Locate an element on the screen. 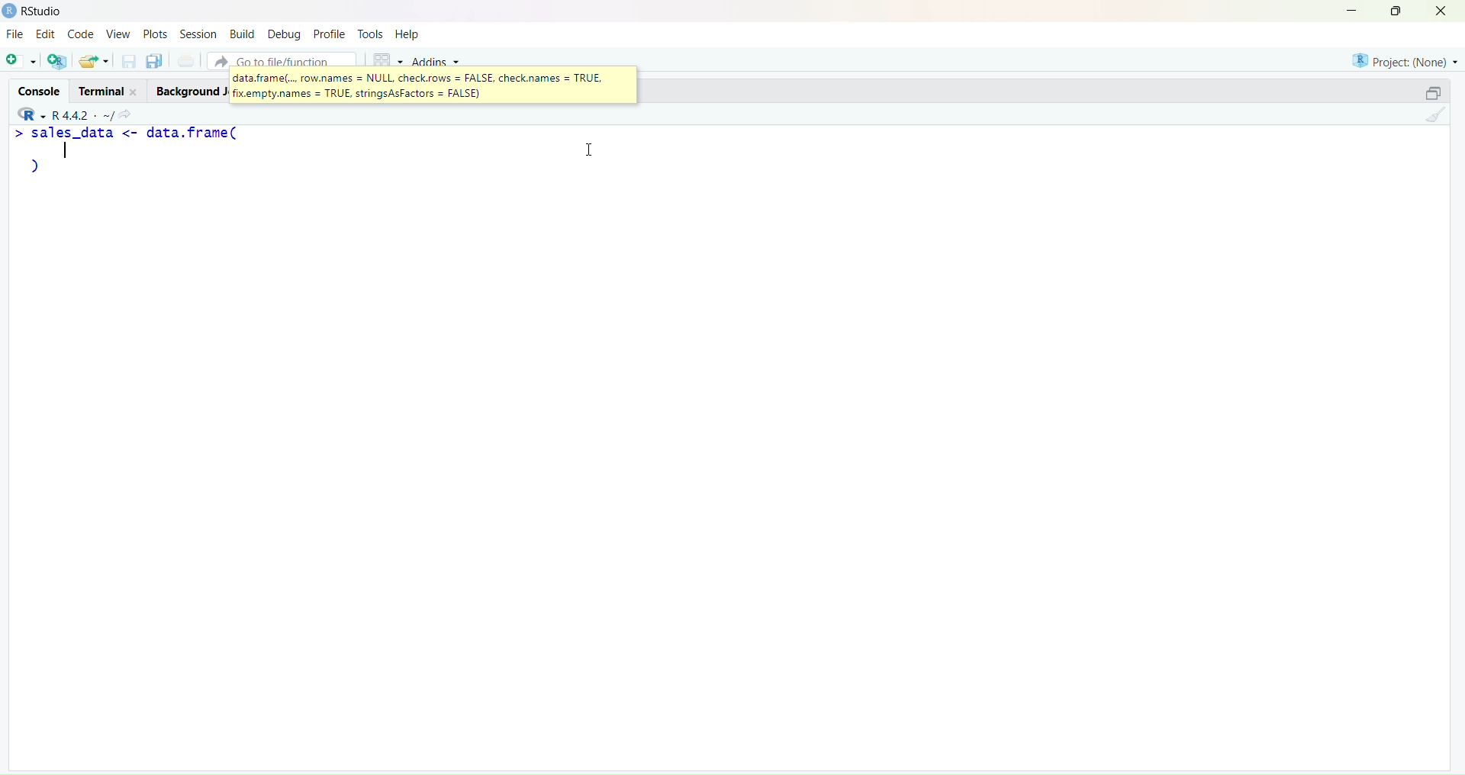 This screenshot has height=775, width=1465. Profile is located at coordinates (330, 35).